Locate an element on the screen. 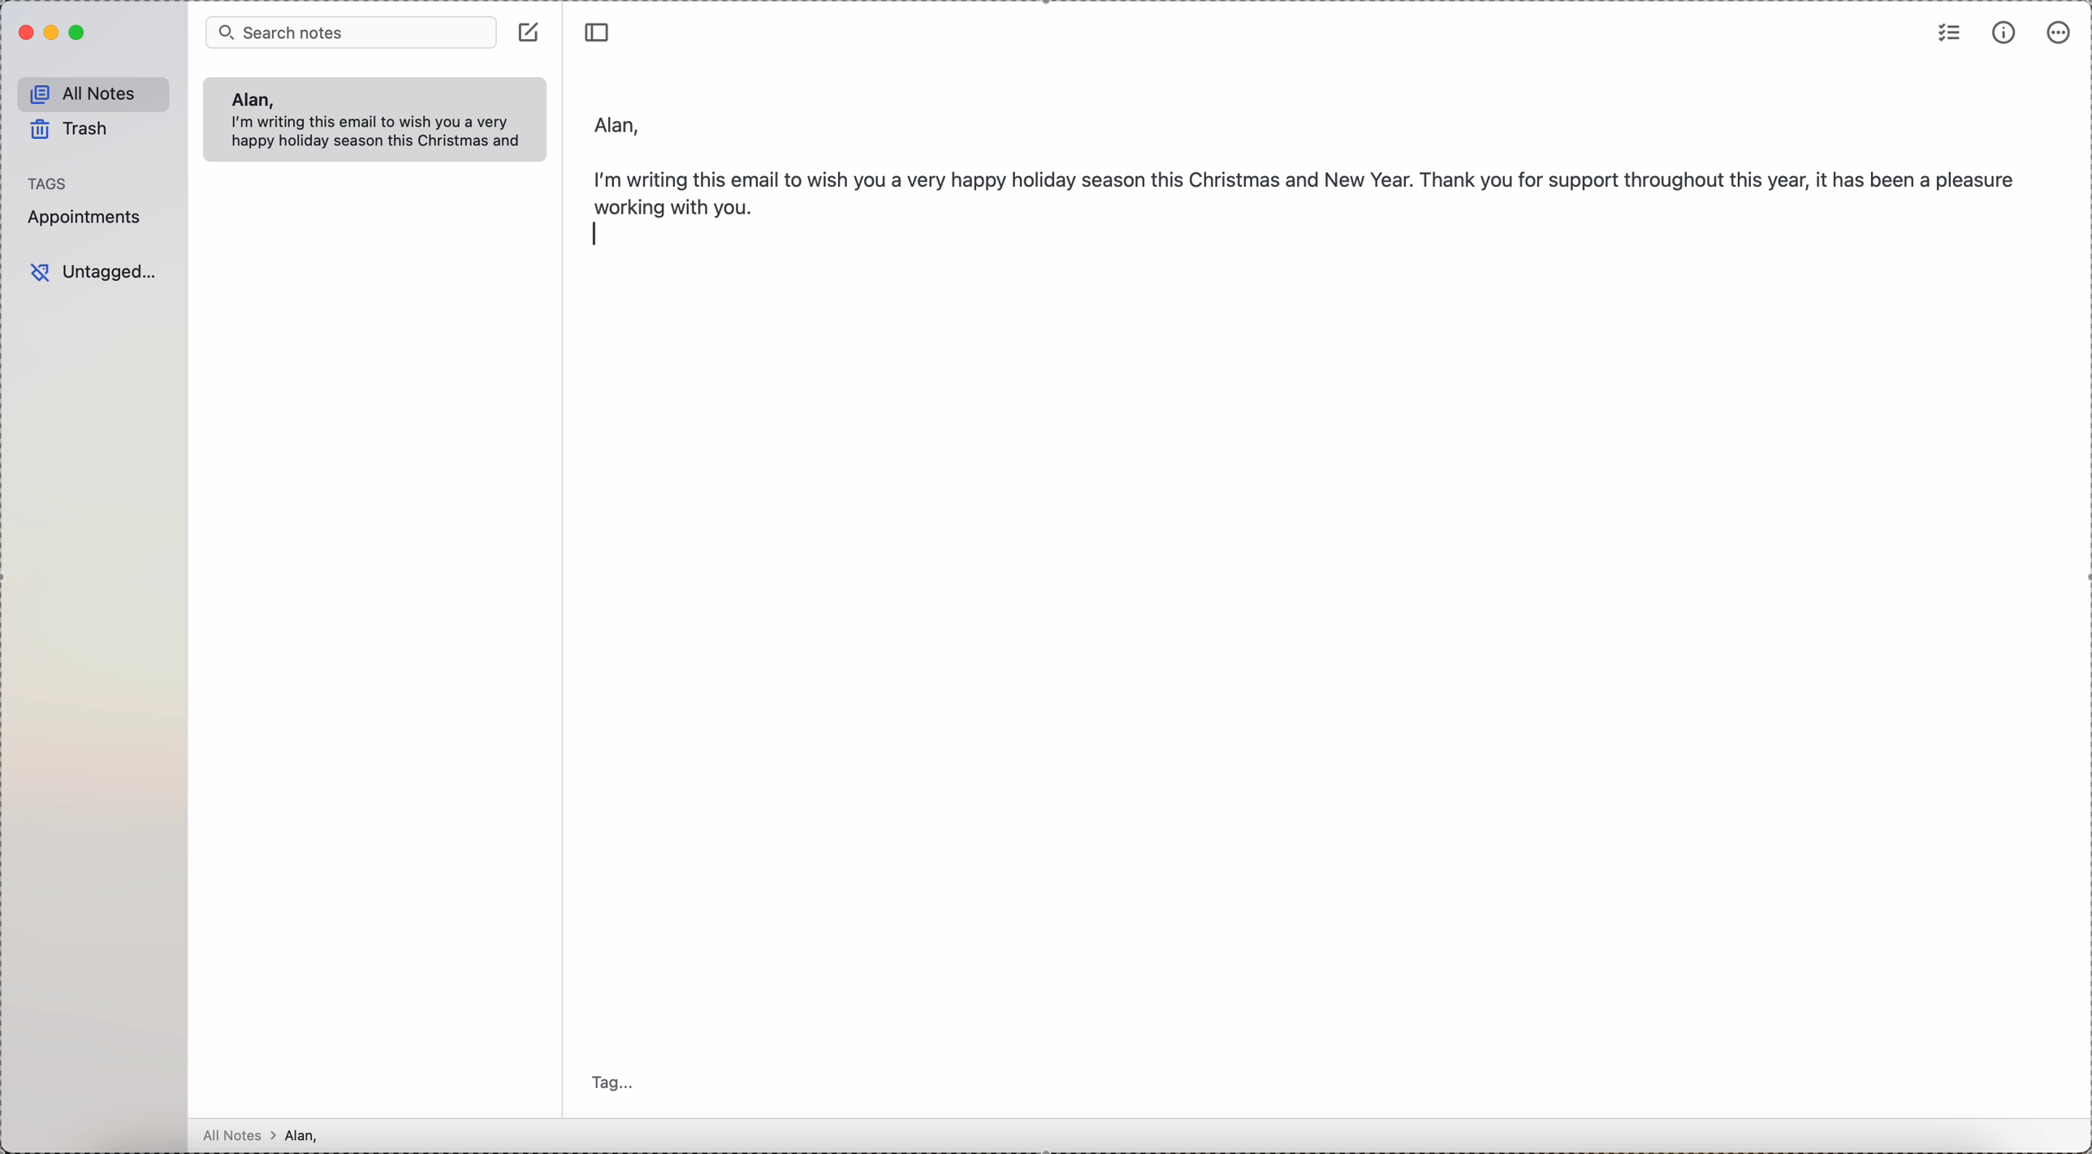 Image resolution: width=2092 pixels, height=1154 pixels. metrics is located at coordinates (2004, 33).